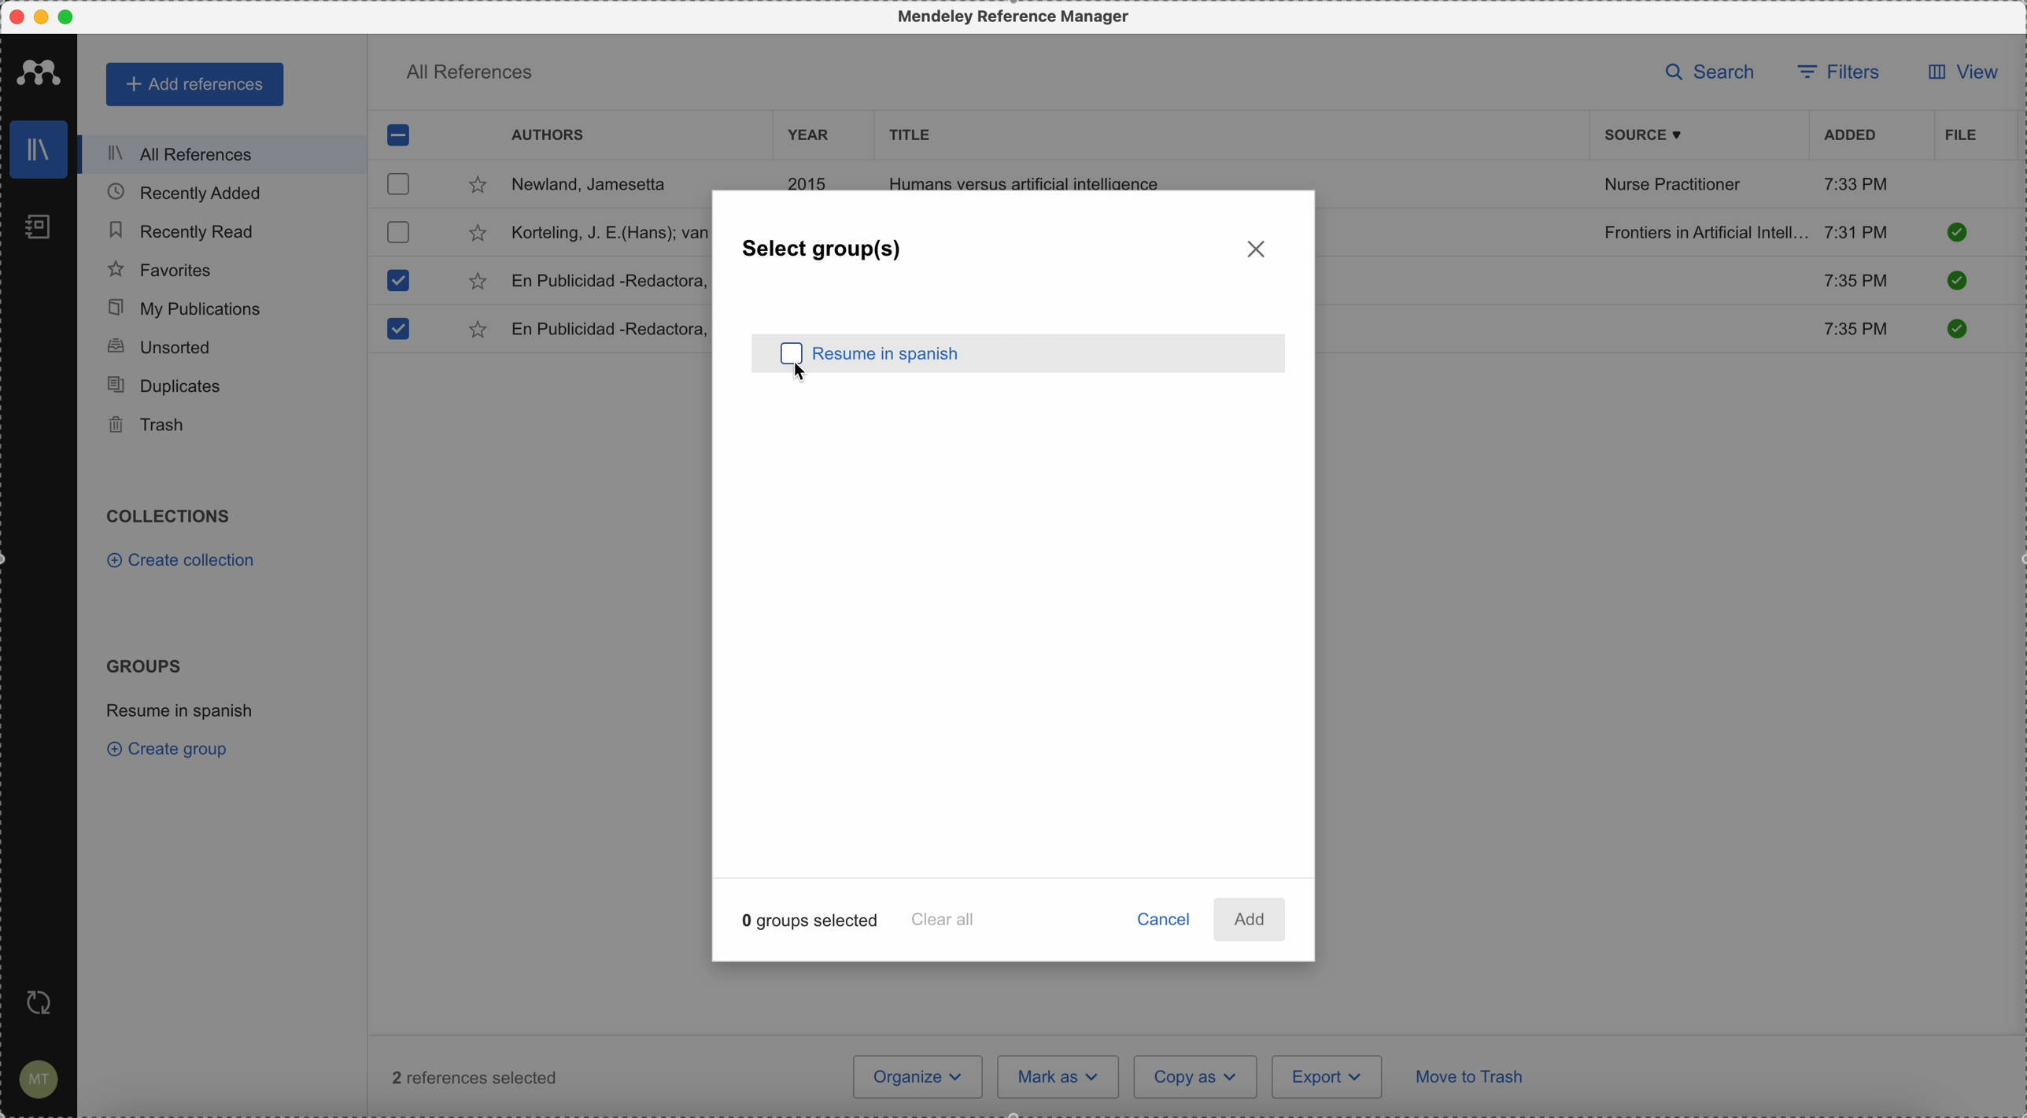 This screenshot has width=2027, height=1118. Describe the element at coordinates (477, 282) in the screenshot. I see `favorite` at that location.